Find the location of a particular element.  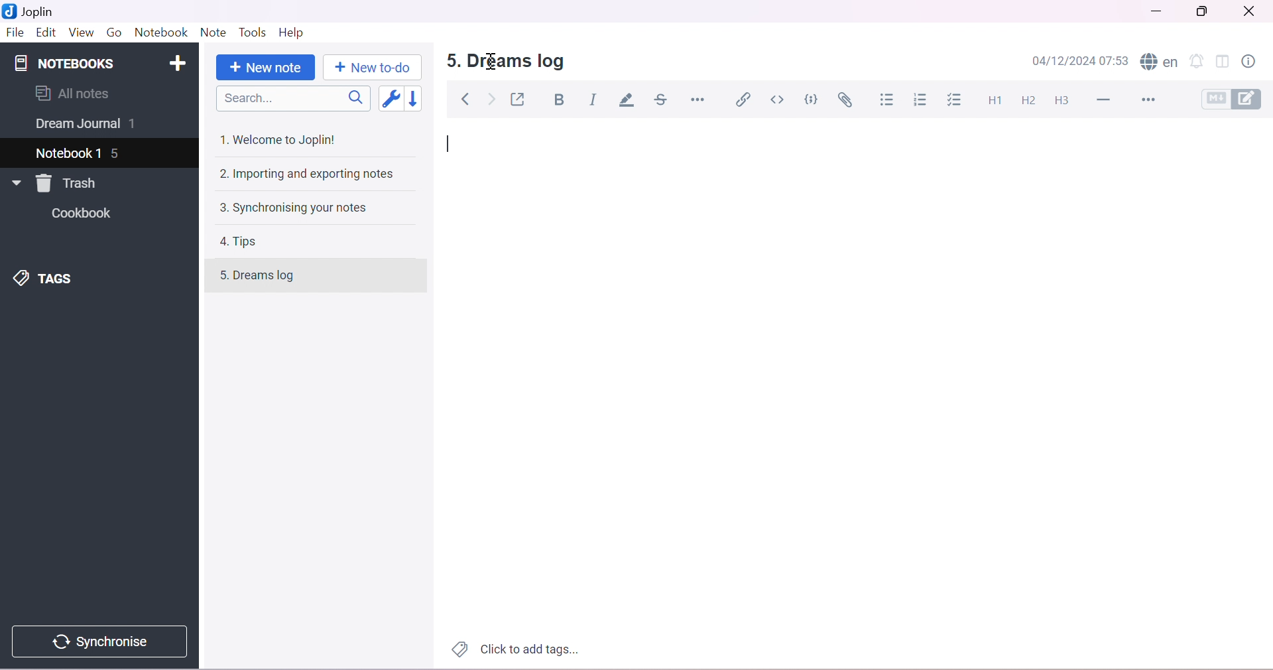

Back is located at coordinates (467, 100).